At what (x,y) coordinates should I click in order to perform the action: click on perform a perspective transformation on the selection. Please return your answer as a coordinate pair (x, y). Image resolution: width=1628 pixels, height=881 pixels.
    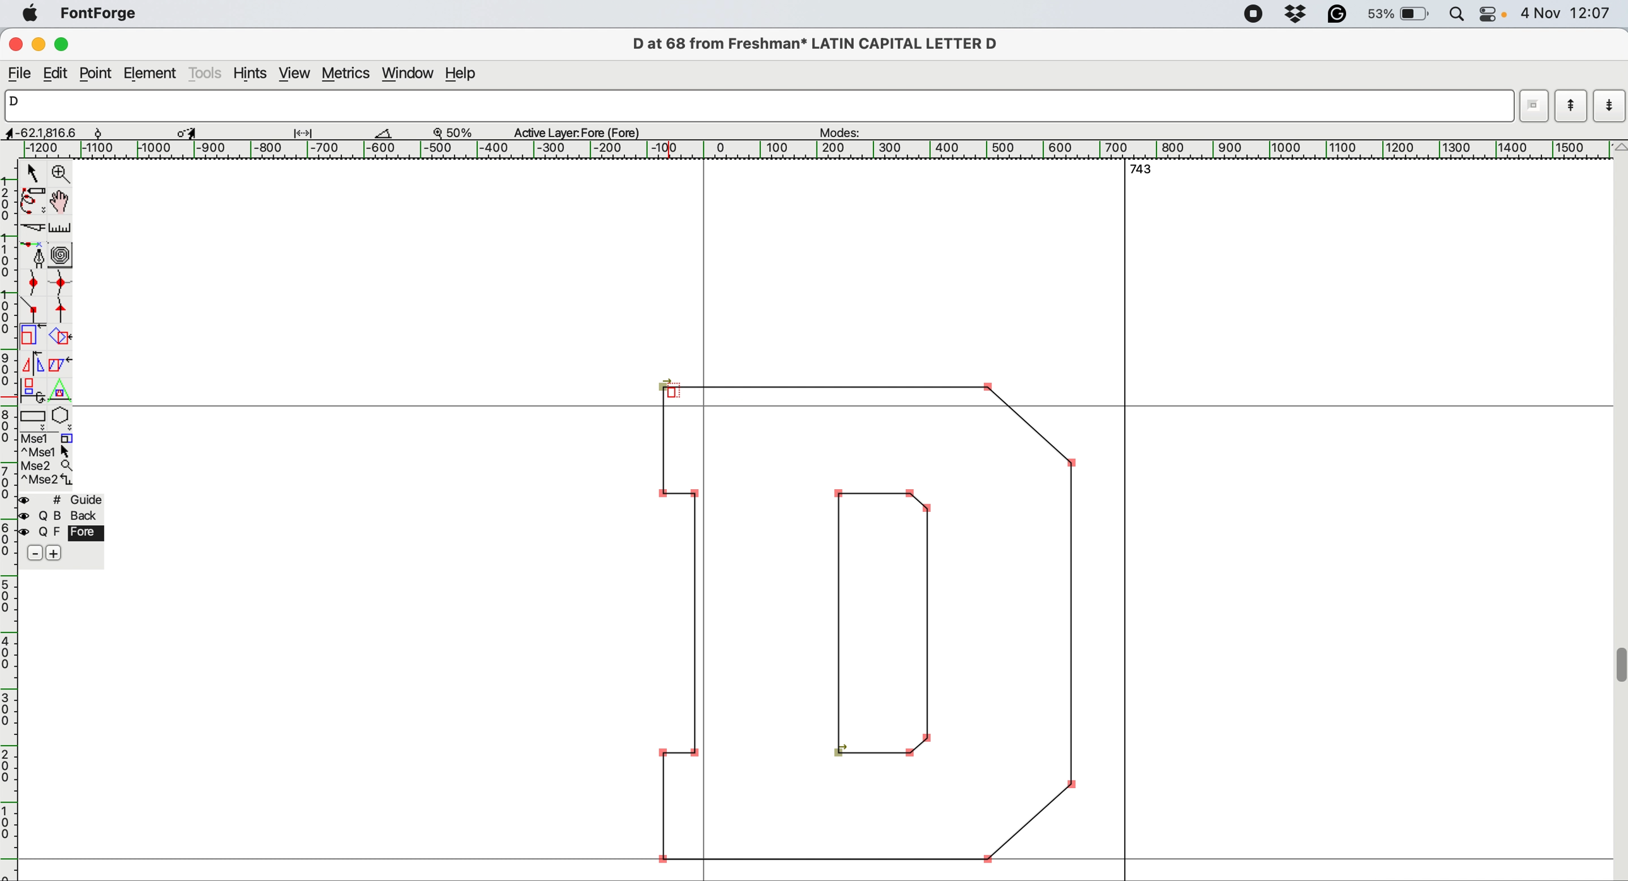
    Looking at the image, I should click on (59, 391).